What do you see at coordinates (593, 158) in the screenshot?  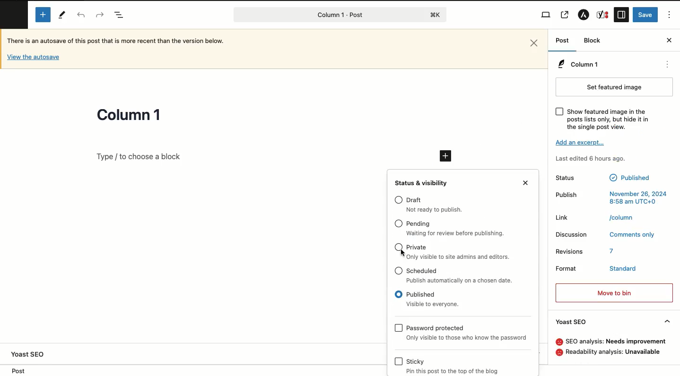 I see `Last edited` at bounding box center [593, 158].